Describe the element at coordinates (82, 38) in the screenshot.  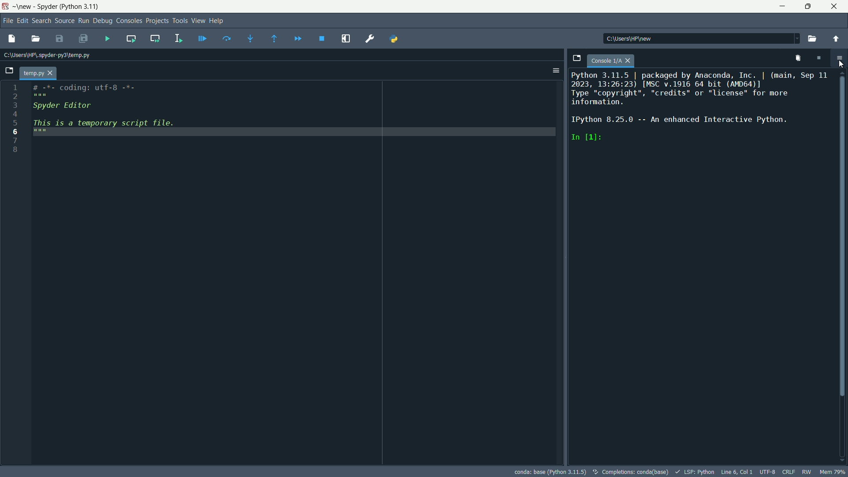
I see `save all files` at that location.